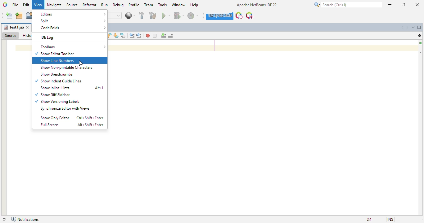 This screenshot has height=223, width=424. What do you see at coordinates (25, 219) in the screenshot?
I see `notifications` at bounding box center [25, 219].